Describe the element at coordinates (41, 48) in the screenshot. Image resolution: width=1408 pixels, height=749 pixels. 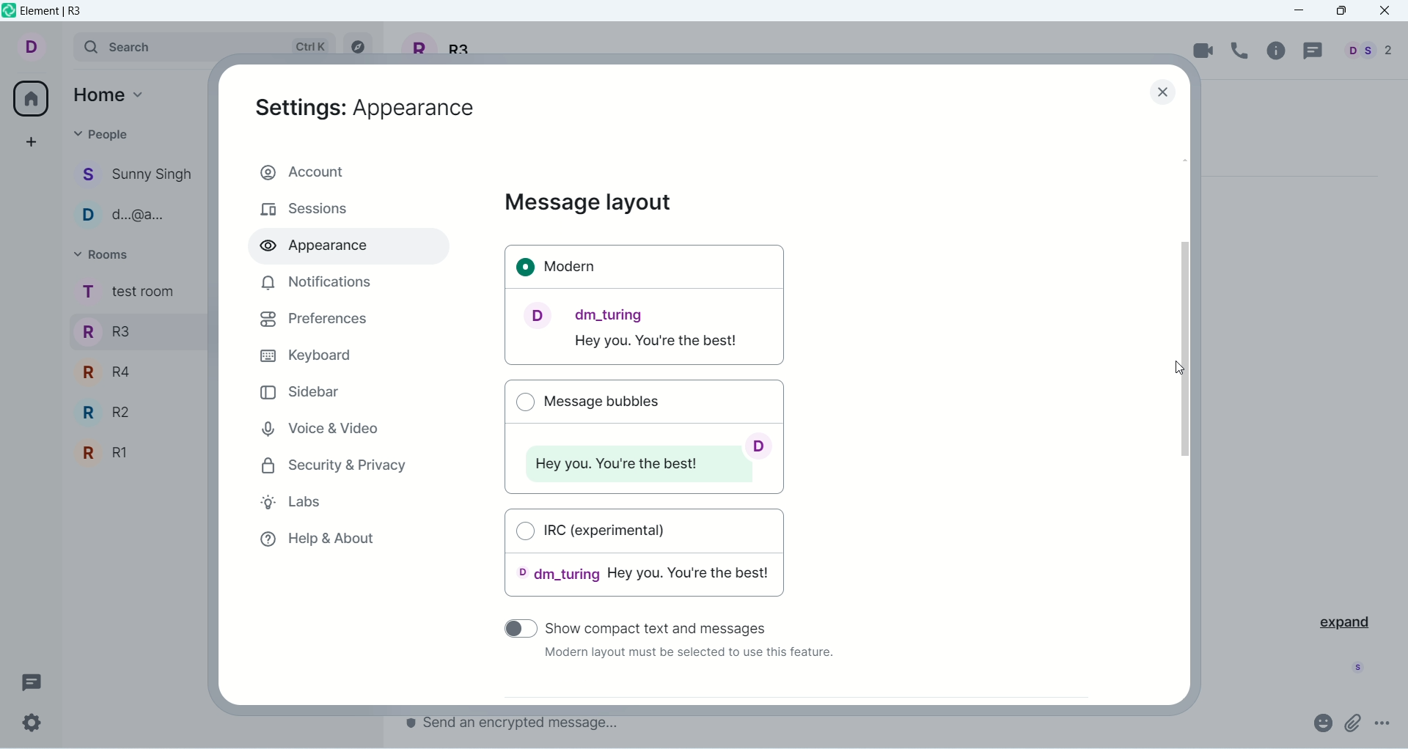
I see `account` at that location.